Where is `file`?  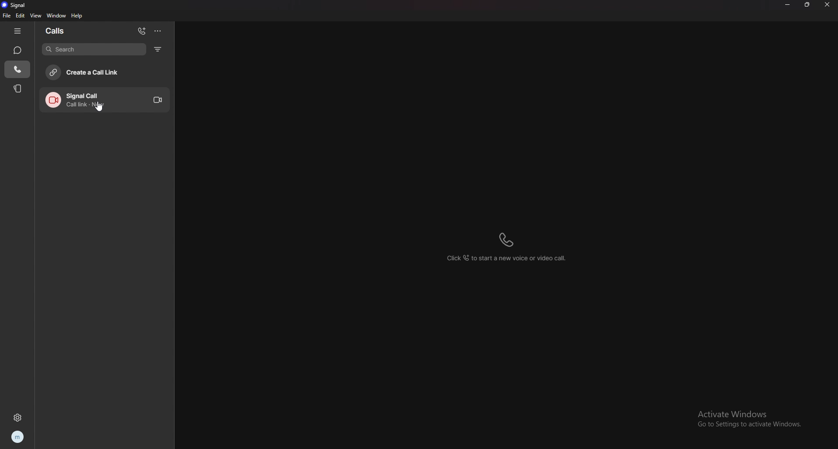
file is located at coordinates (7, 16).